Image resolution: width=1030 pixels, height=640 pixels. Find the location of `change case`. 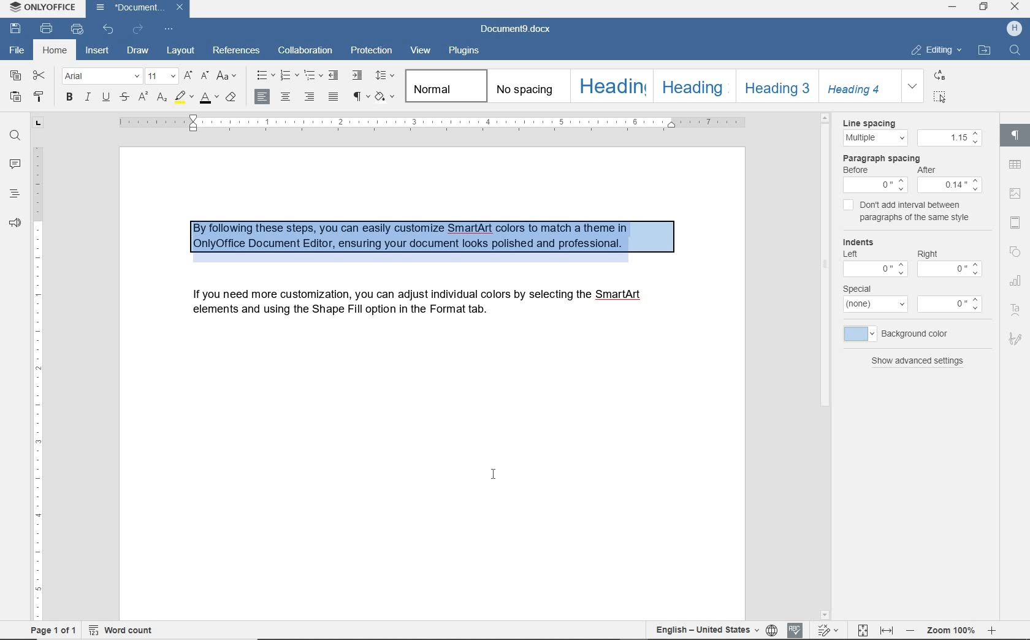

change case is located at coordinates (227, 75).